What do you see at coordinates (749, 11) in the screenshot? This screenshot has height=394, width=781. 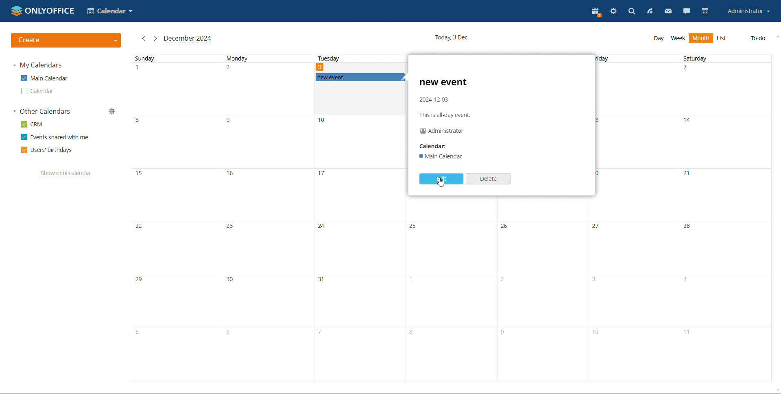 I see `account` at bounding box center [749, 11].